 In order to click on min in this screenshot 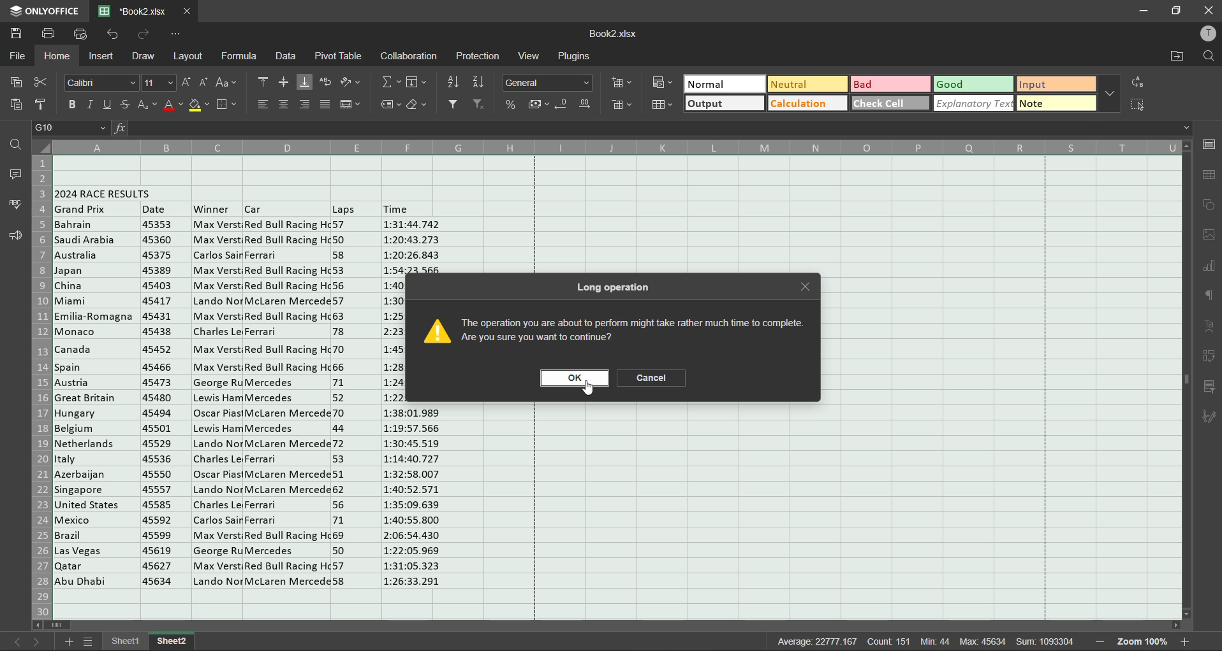, I will do `click(936, 641)`.